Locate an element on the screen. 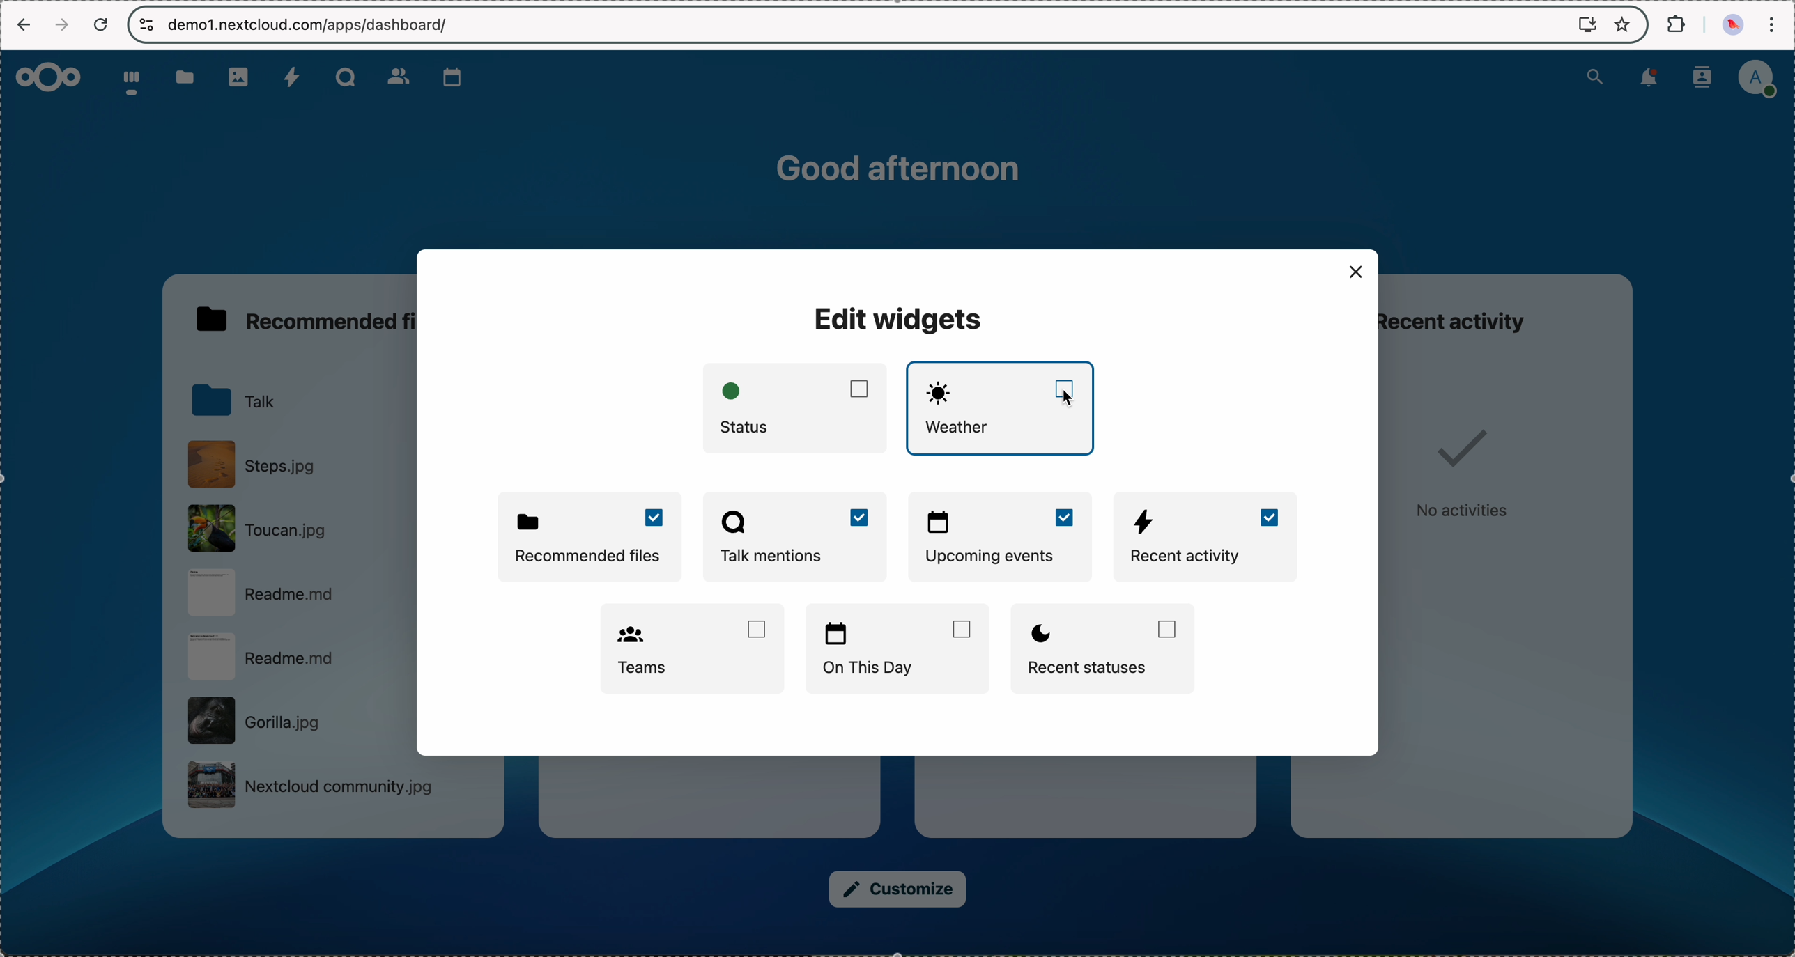 The width and height of the screenshot is (1795, 957). enable recent activity is located at coordinates (1208, 538).